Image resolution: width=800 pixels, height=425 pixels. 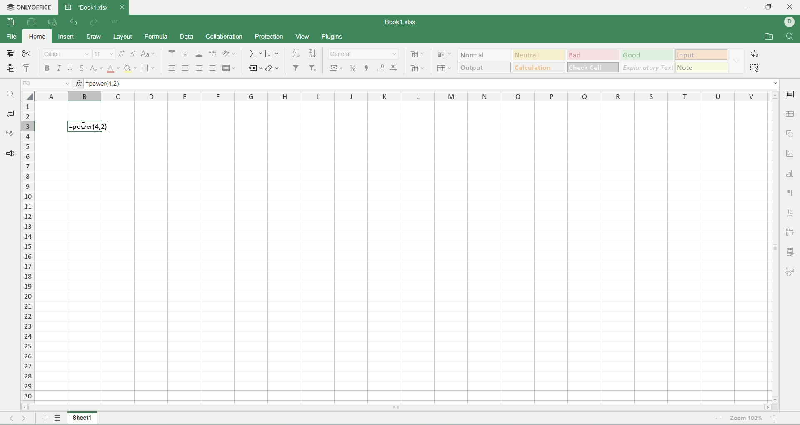 What do you see at coordinates (381, 68) in the screenshot?
I see `decrease decimal` at bounding box center [381, 68].